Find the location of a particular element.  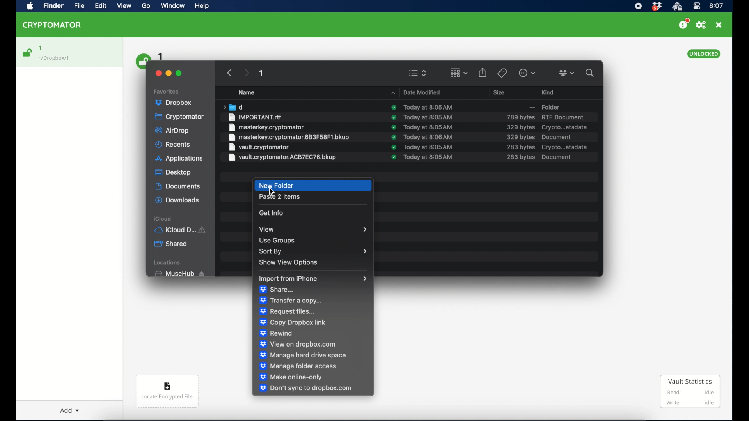

copy is located at coordinates (292, 322).